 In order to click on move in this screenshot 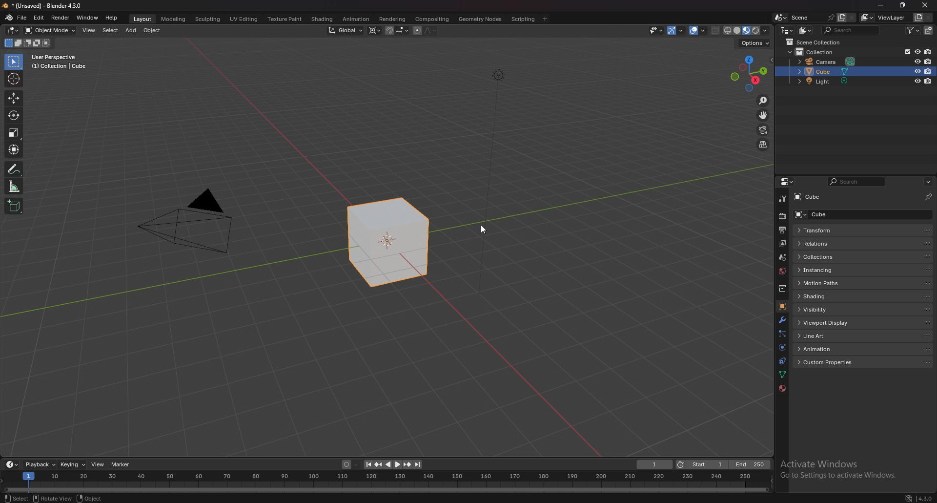, I will do `click(763, 116)`.